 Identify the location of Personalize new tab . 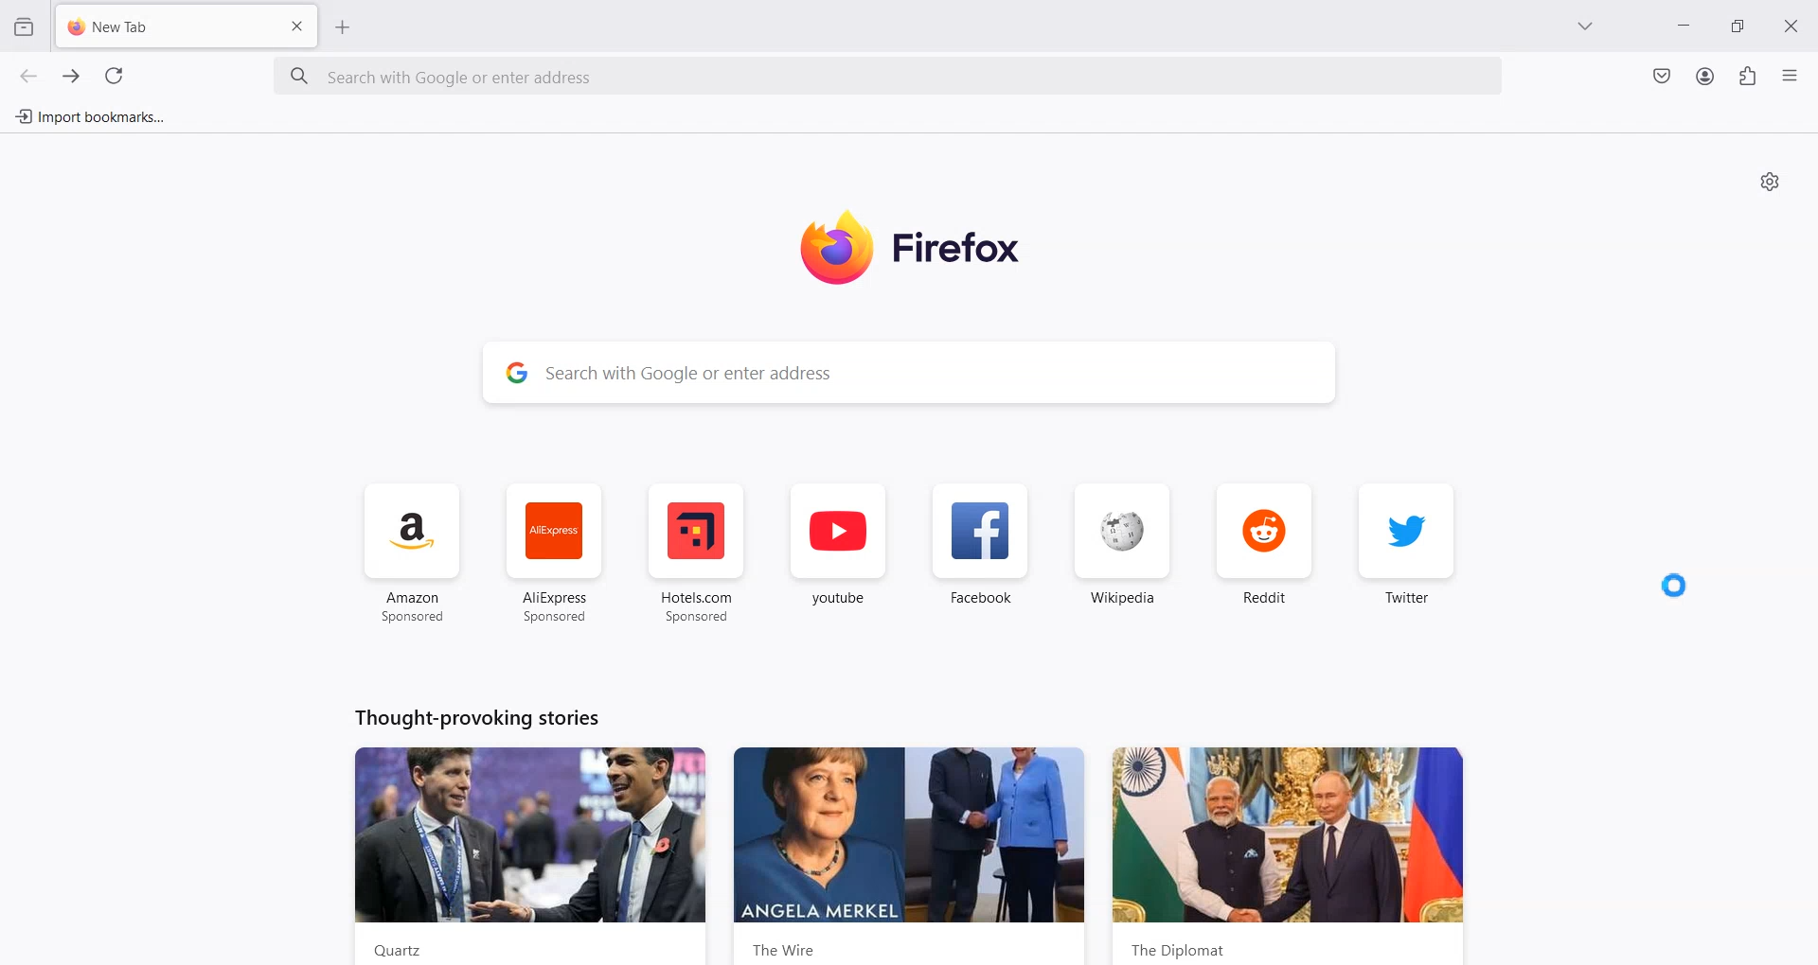
(1770, 181).